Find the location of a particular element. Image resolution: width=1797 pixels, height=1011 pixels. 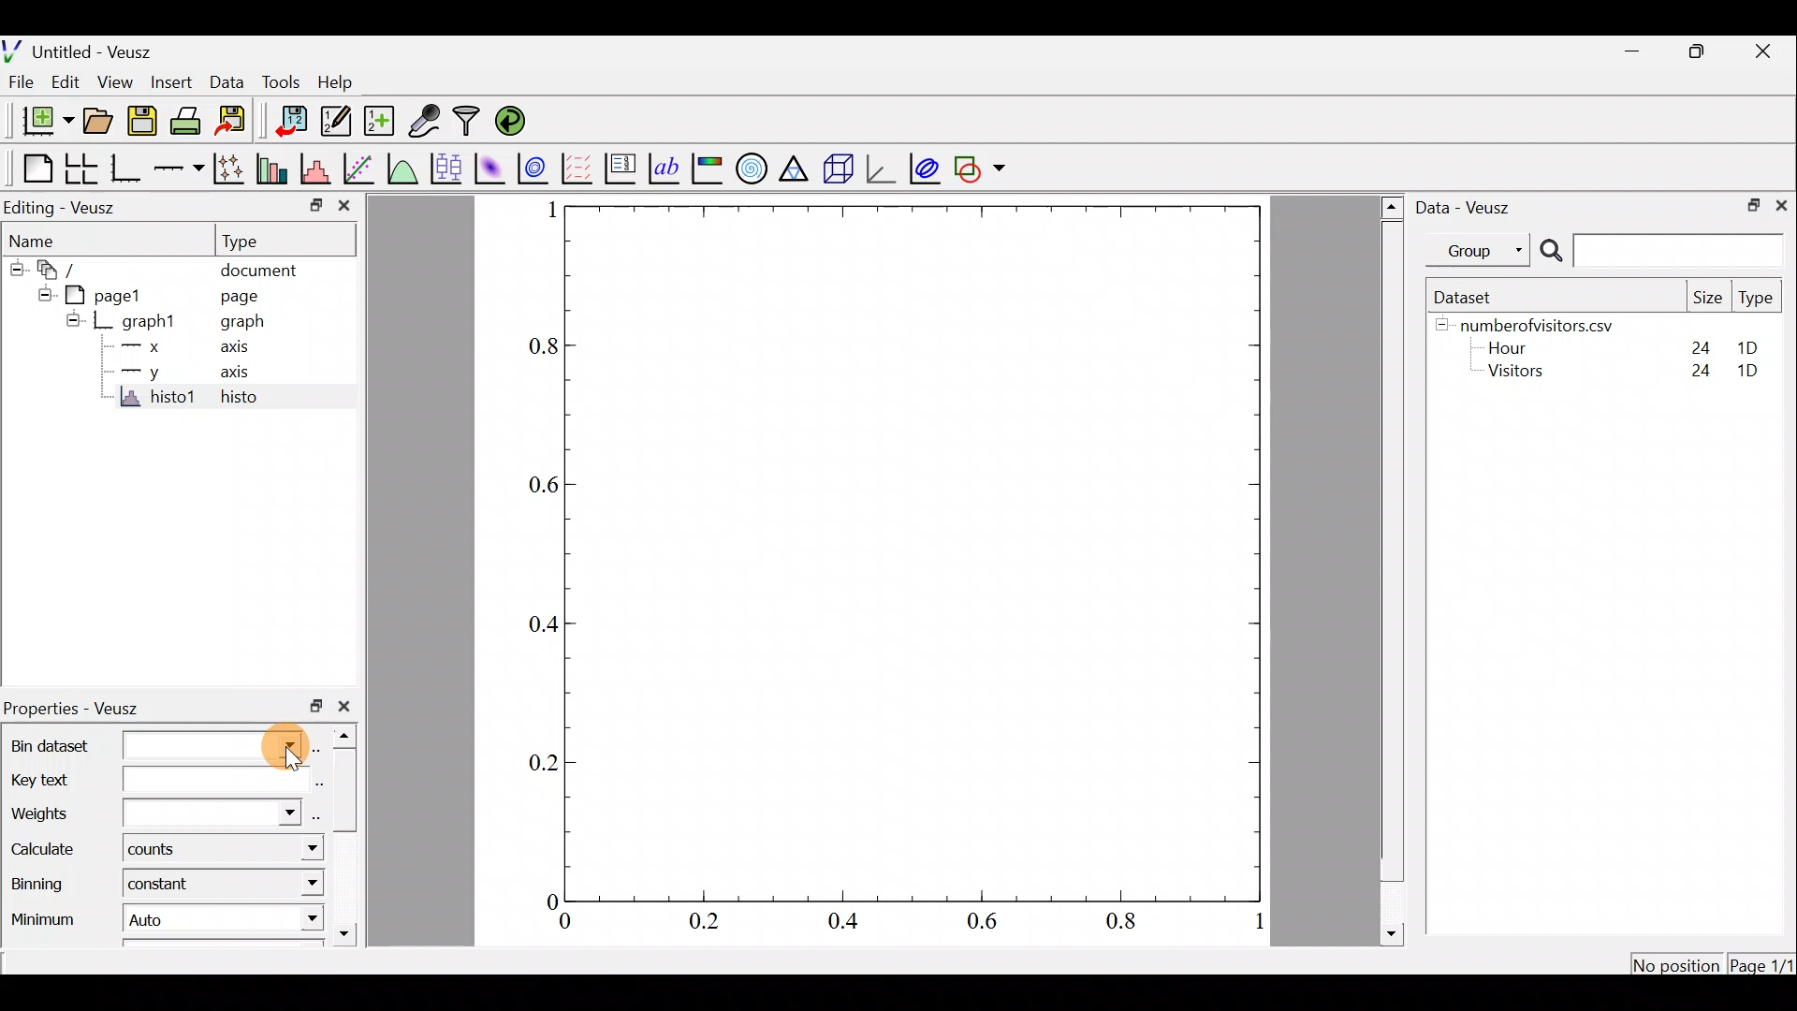

Name is located at coordinates (37, 237).